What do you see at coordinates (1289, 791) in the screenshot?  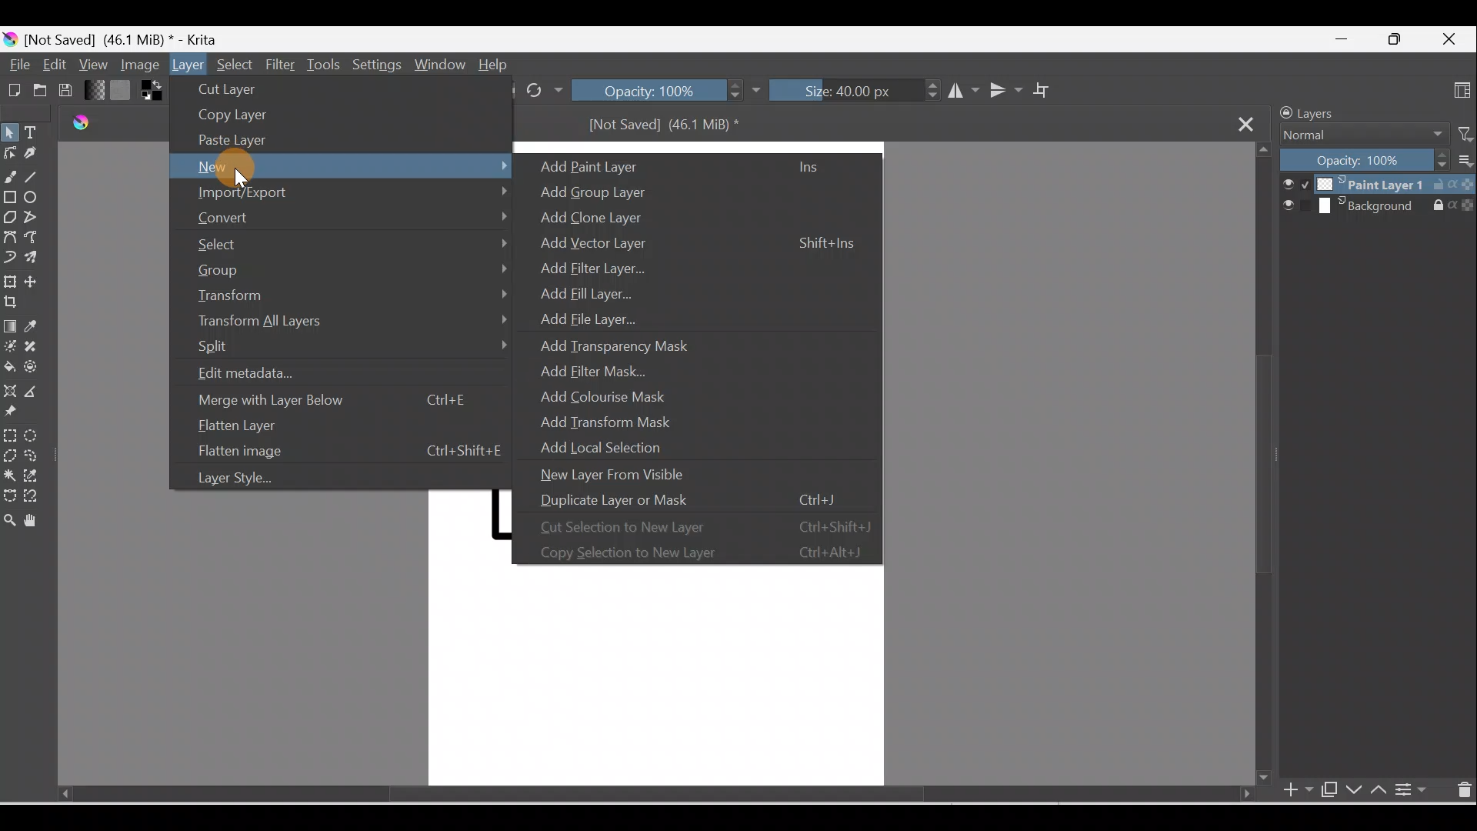 I see `Add layer` at bounding box center [1289, 791].